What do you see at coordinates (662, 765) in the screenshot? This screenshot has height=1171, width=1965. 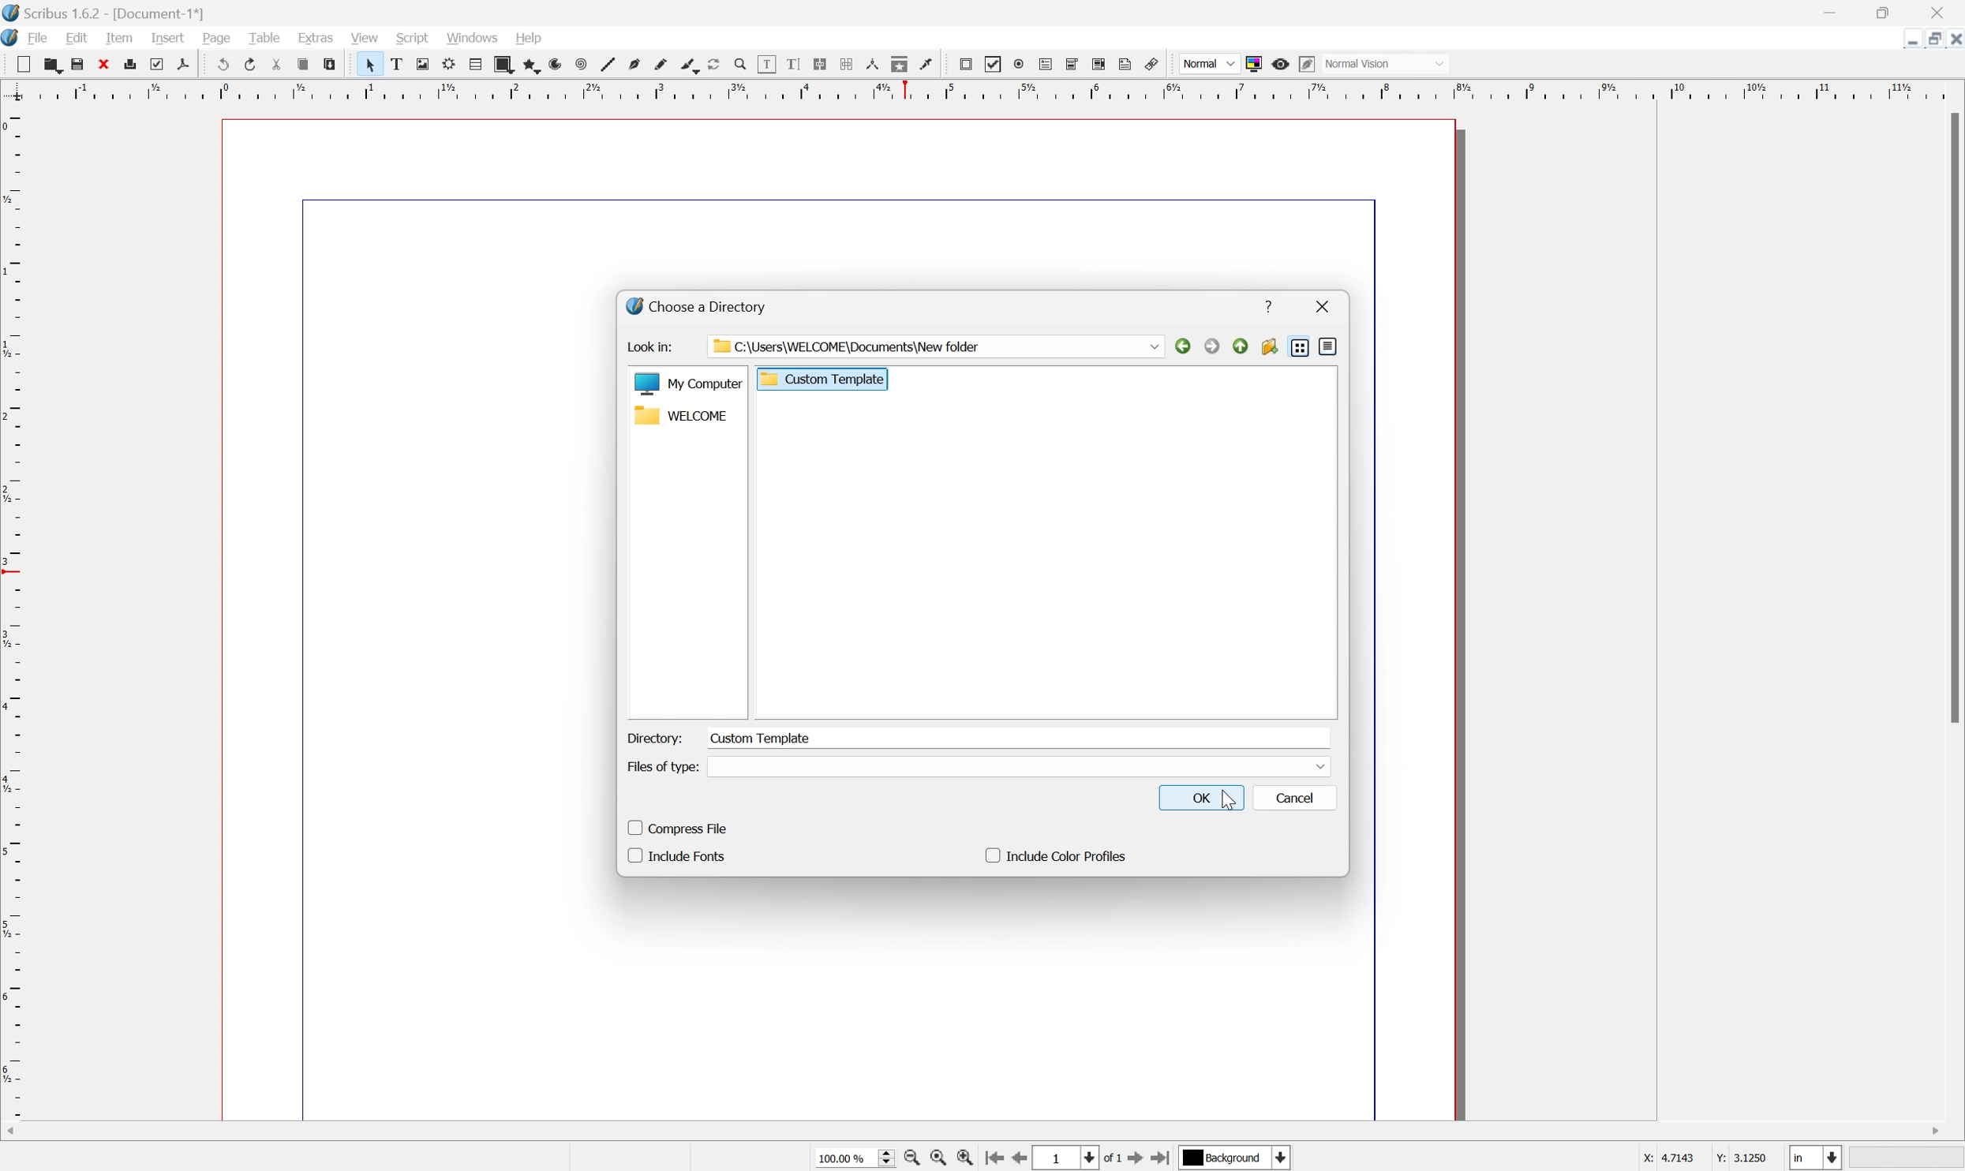 I see `Files of type:` at bounding box center [662, 765].